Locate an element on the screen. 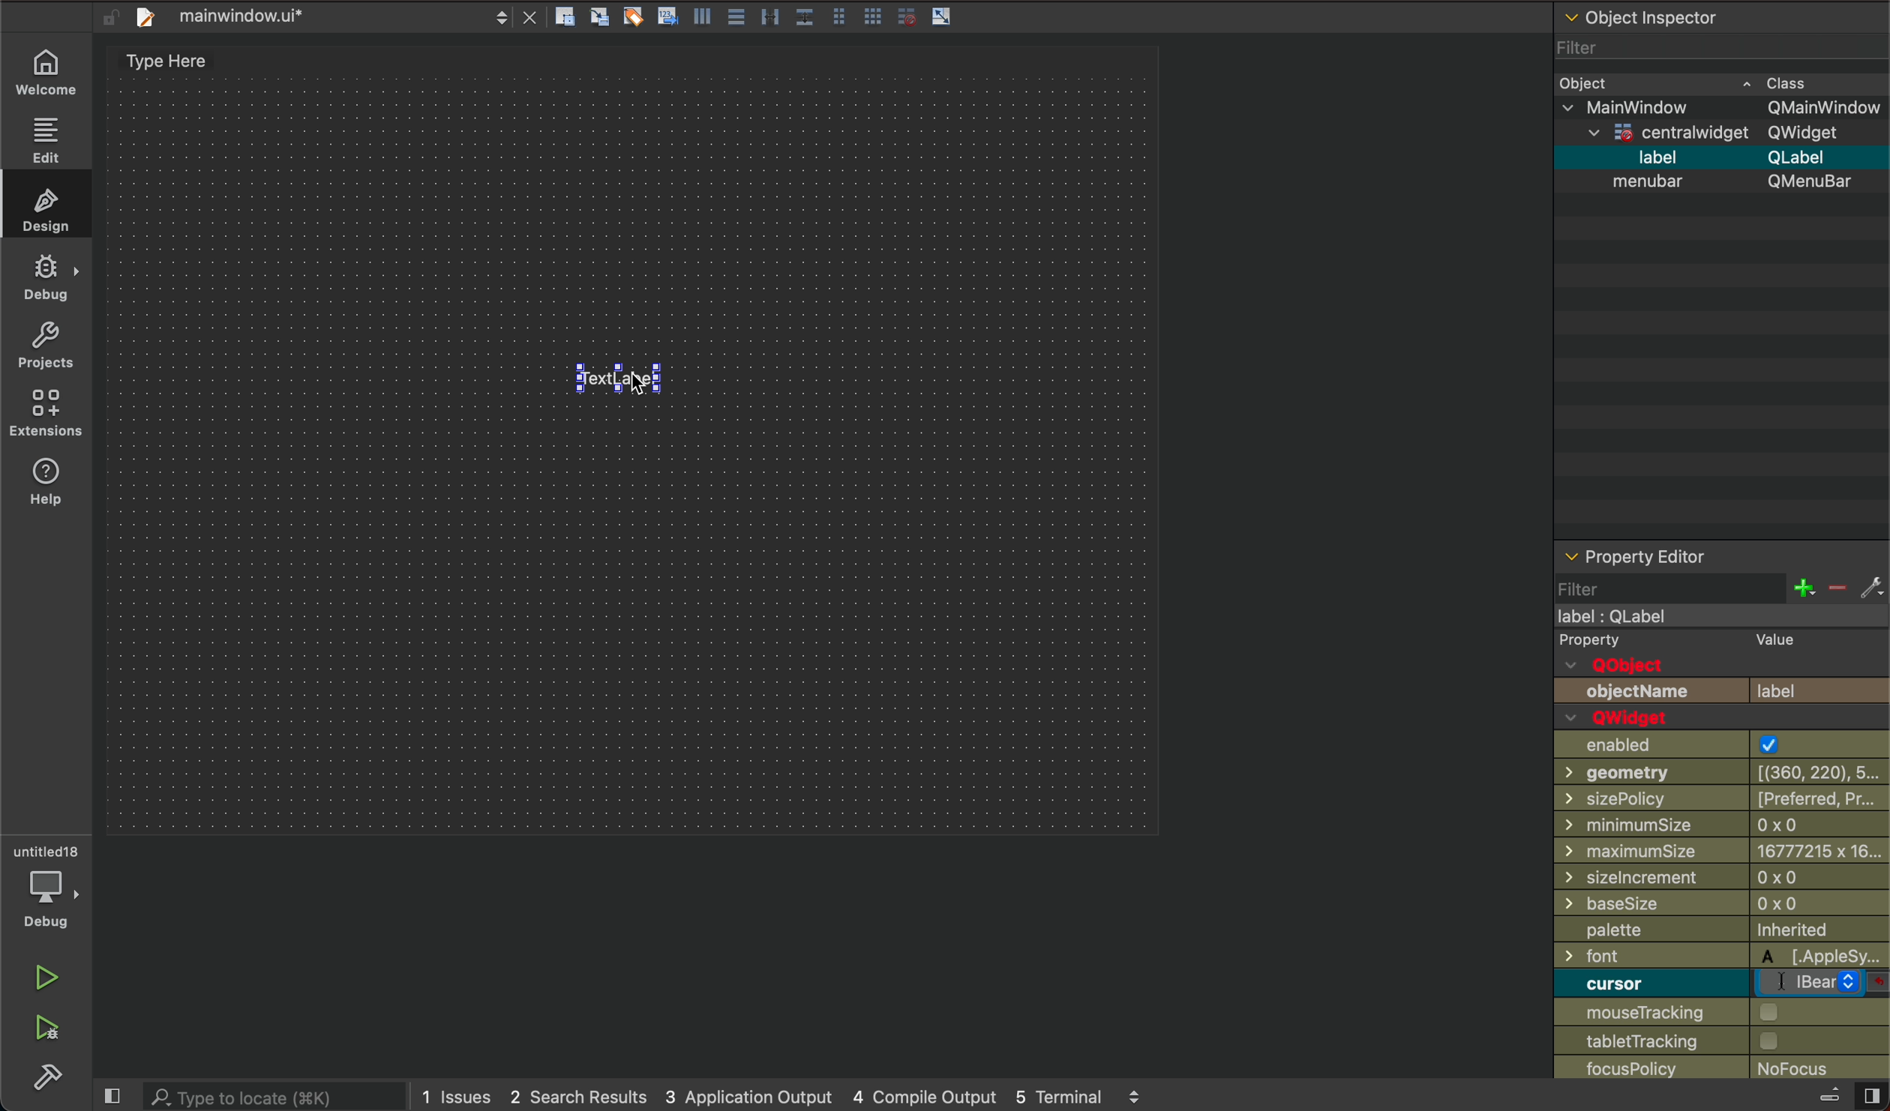 Image resolution: width=1890 pixels, height=1111 pixels. label is located at coordinates (1660, 157).